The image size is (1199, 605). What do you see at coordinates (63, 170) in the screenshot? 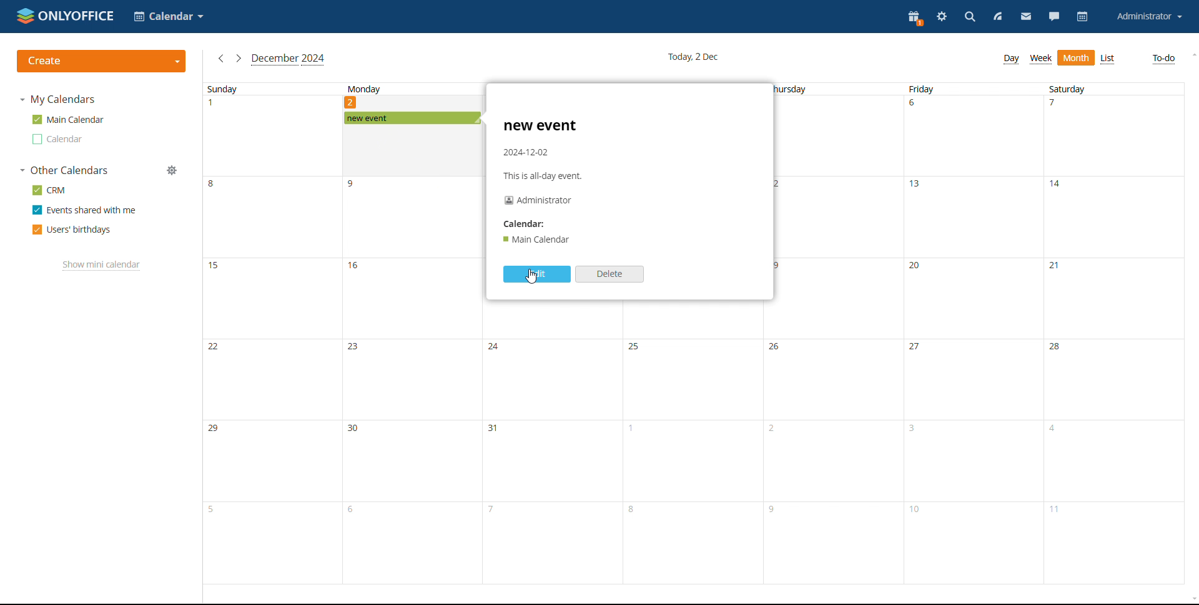
I see `other calendars` at bounding box center [63, 170].